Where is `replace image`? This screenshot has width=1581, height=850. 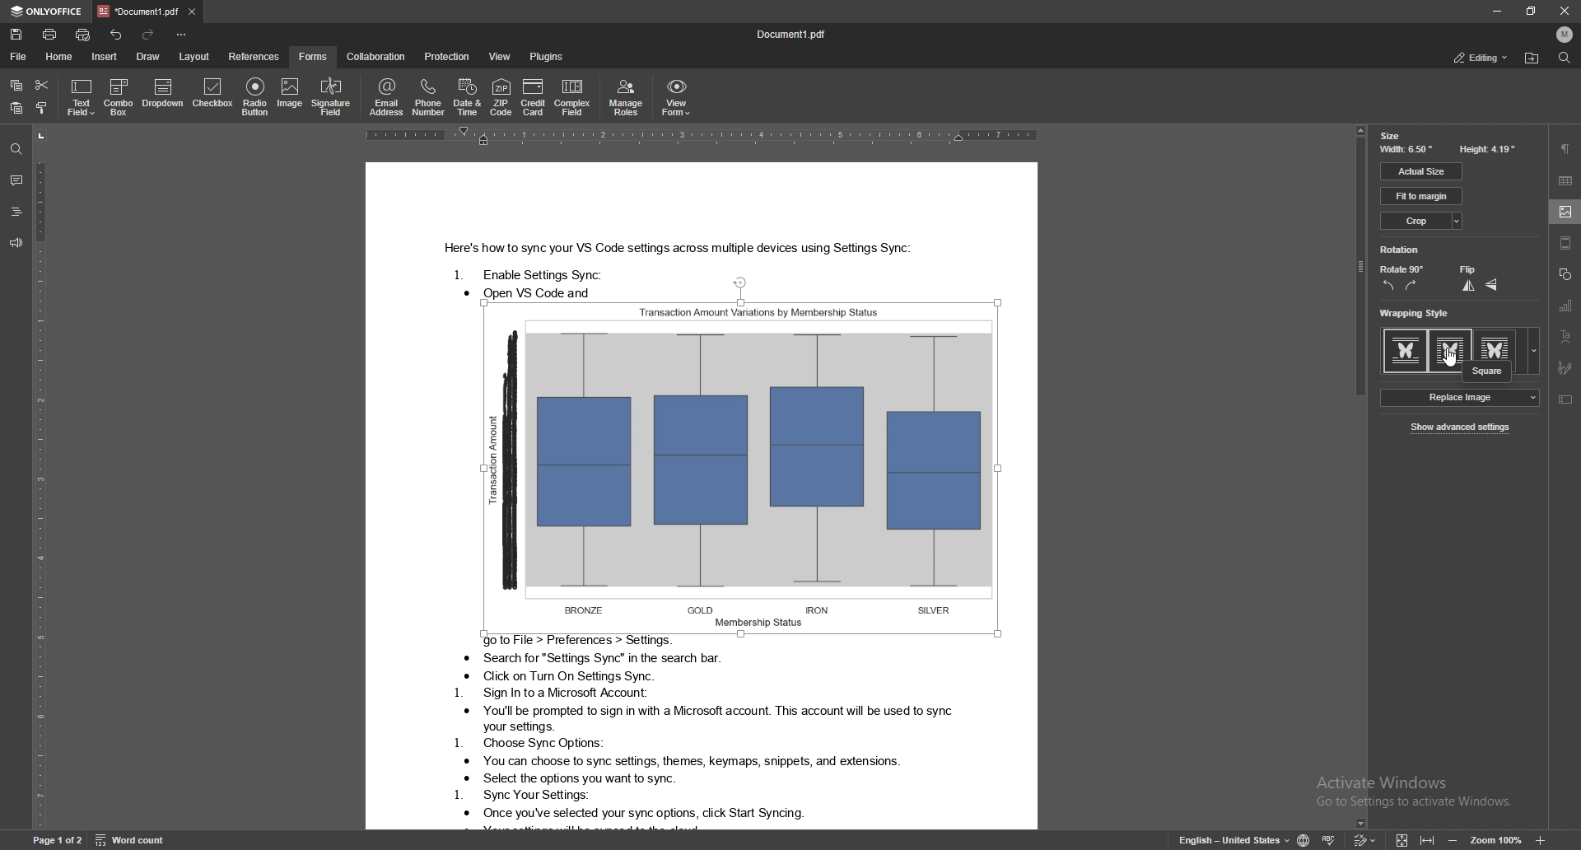
replace image is located at coordinates (1459, 397).